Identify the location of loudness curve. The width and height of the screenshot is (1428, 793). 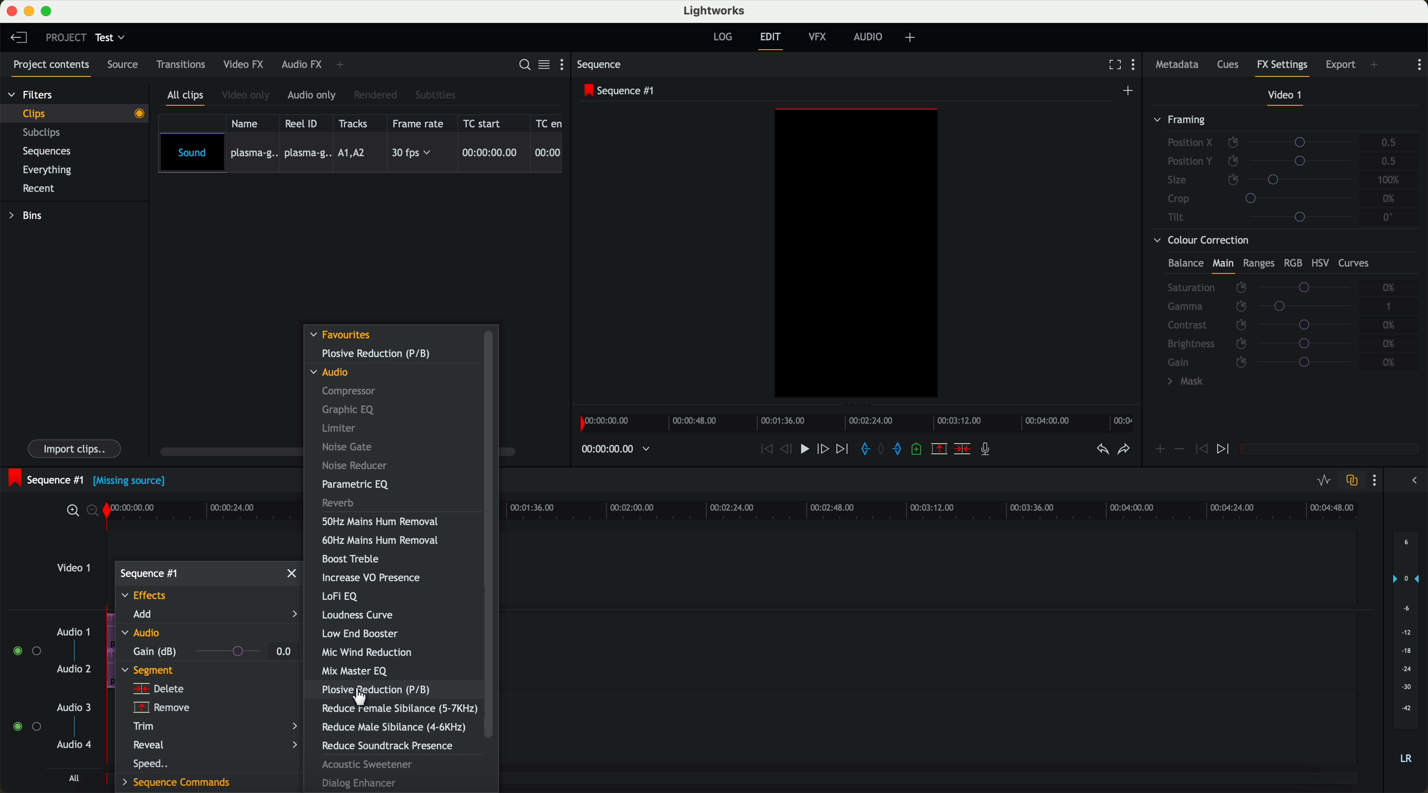
(358, 616).